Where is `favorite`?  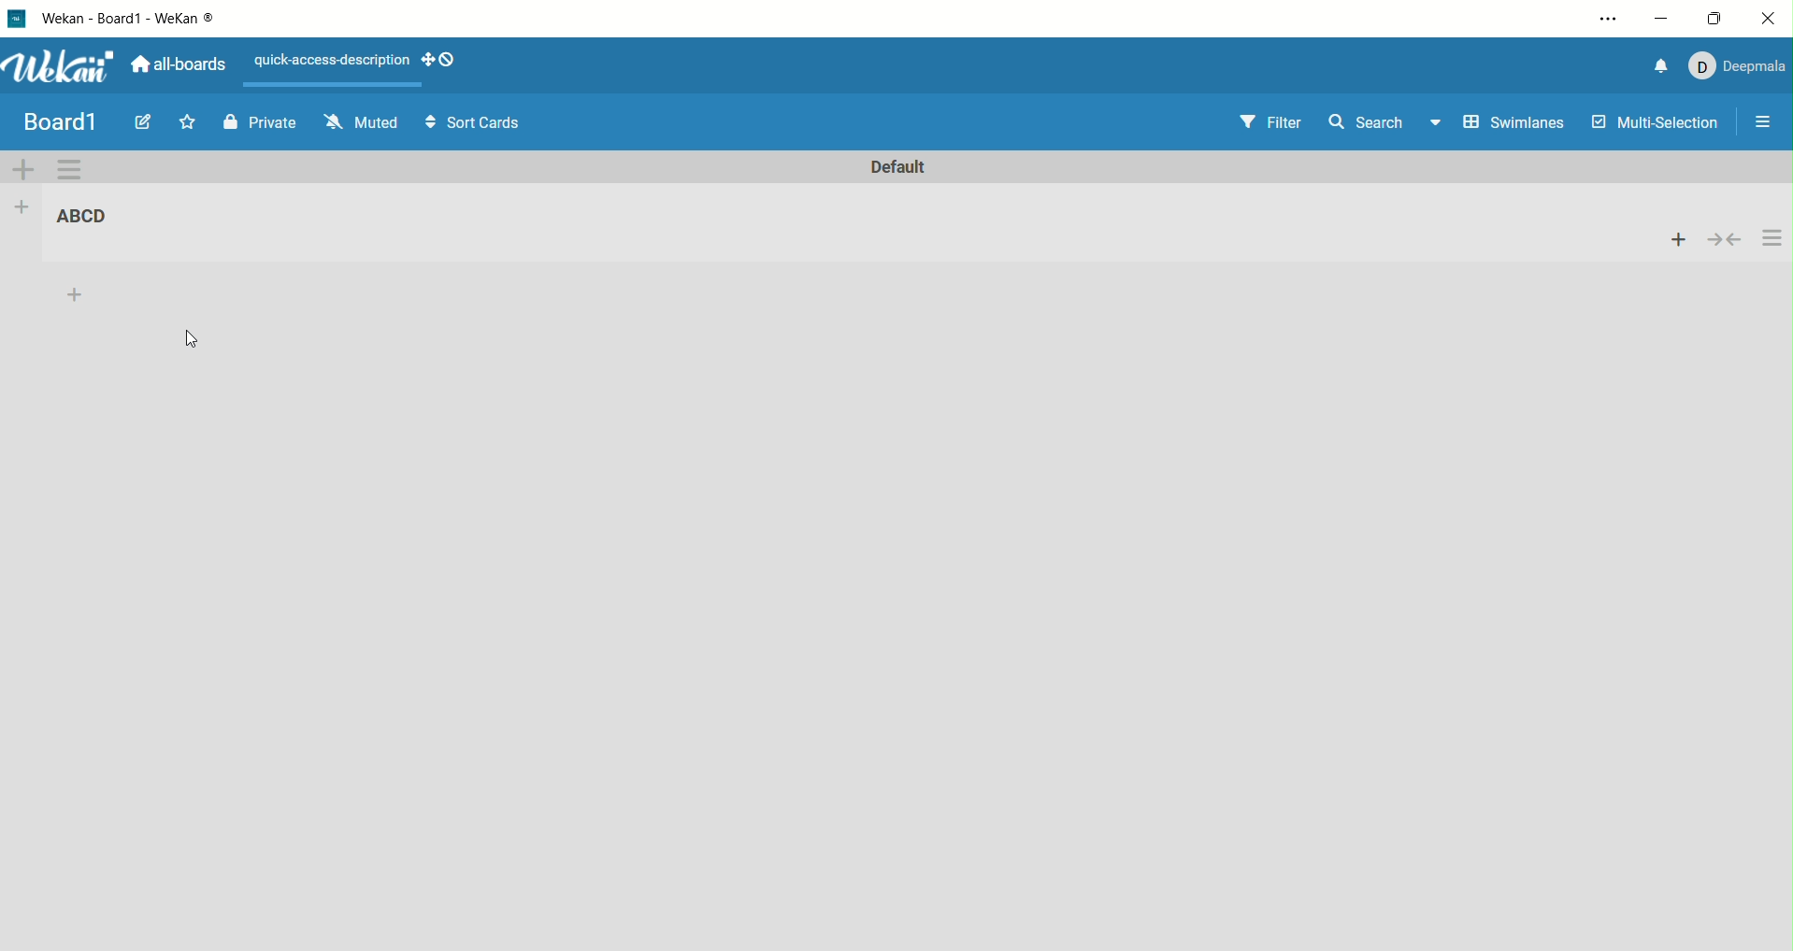 favorite is located at coordinates (187, 121).